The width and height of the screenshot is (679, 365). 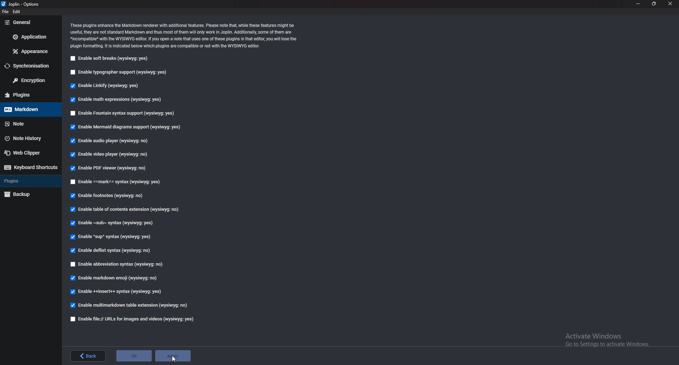 I want to click on Application, so click(x=29, y=37).